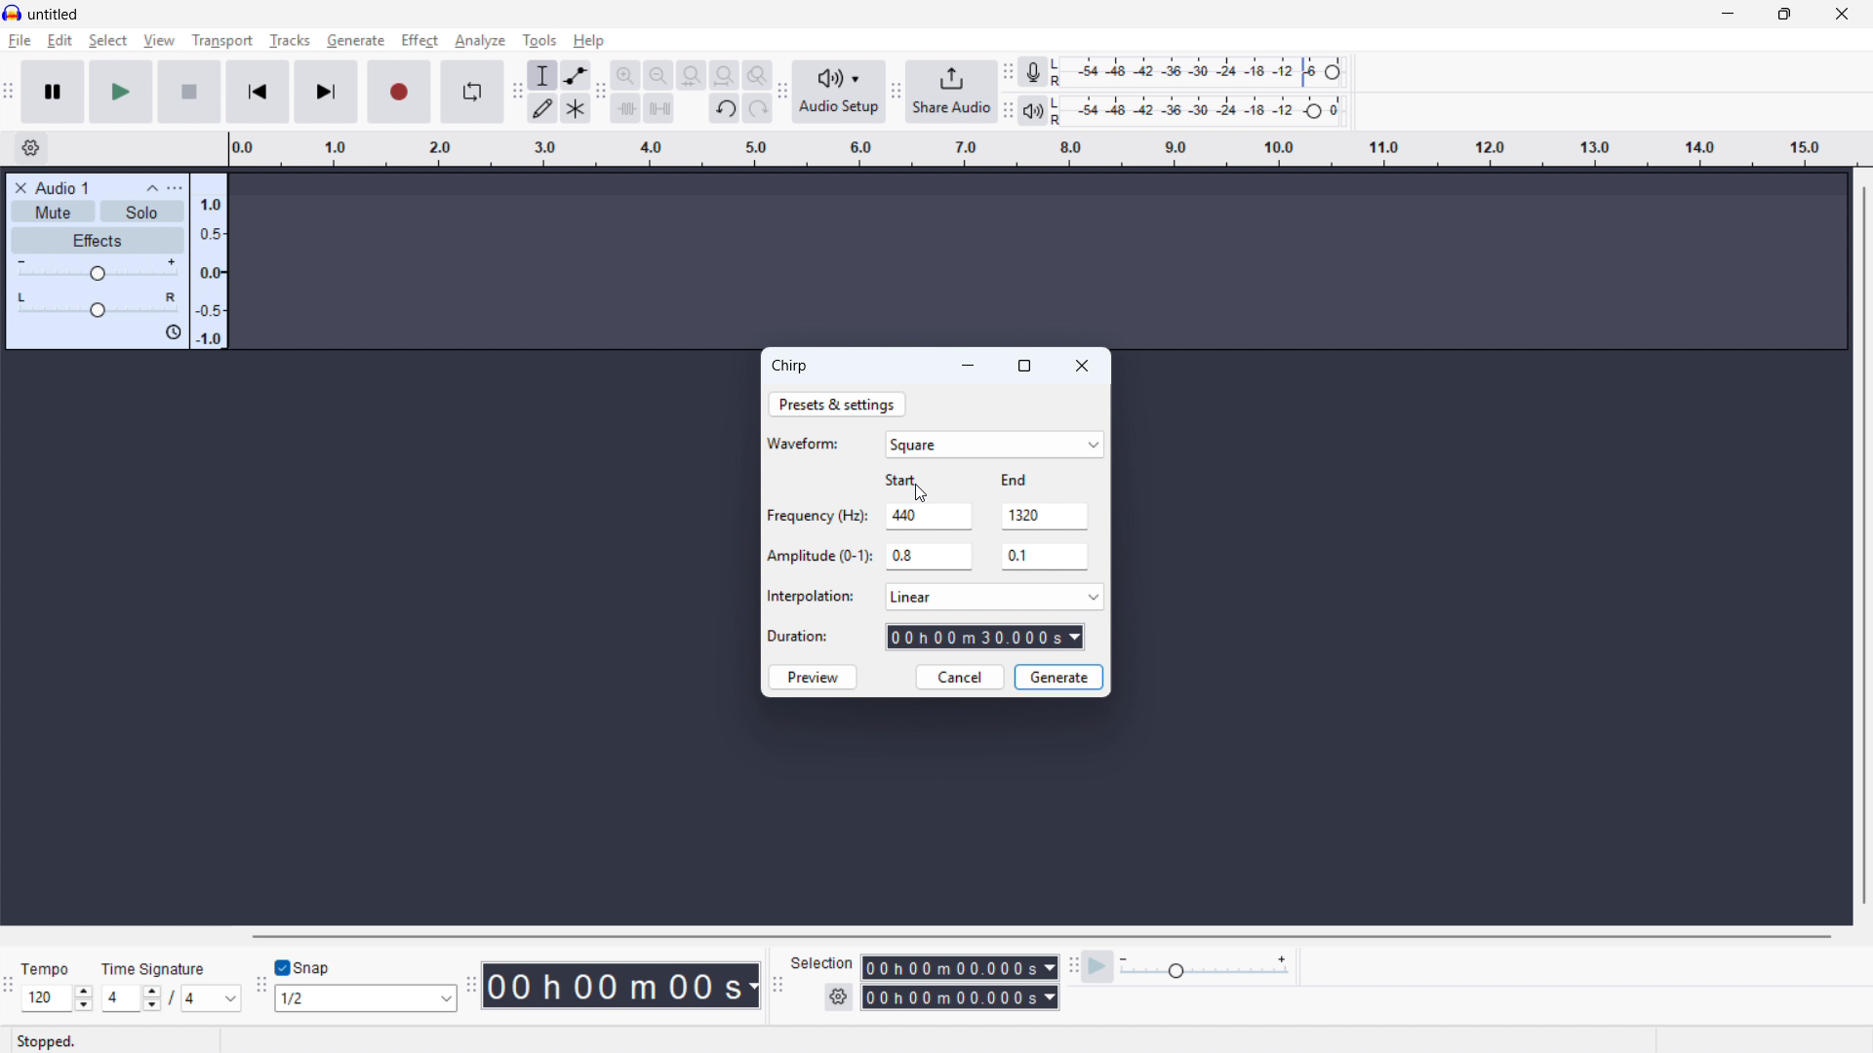 This screenshot has width=1873, height=1053. Describe the element at coordinates (542, 74) in the screenshot. I see `Selection tool` at that location.